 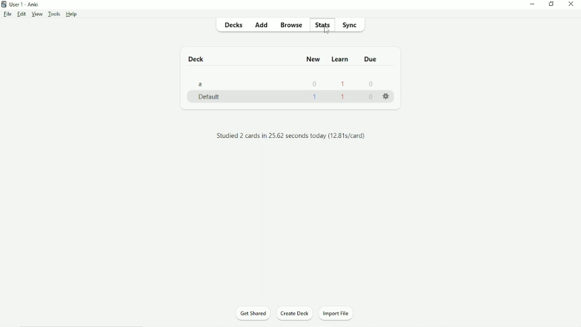 I want to click on Default, so click(x=205, y=96).